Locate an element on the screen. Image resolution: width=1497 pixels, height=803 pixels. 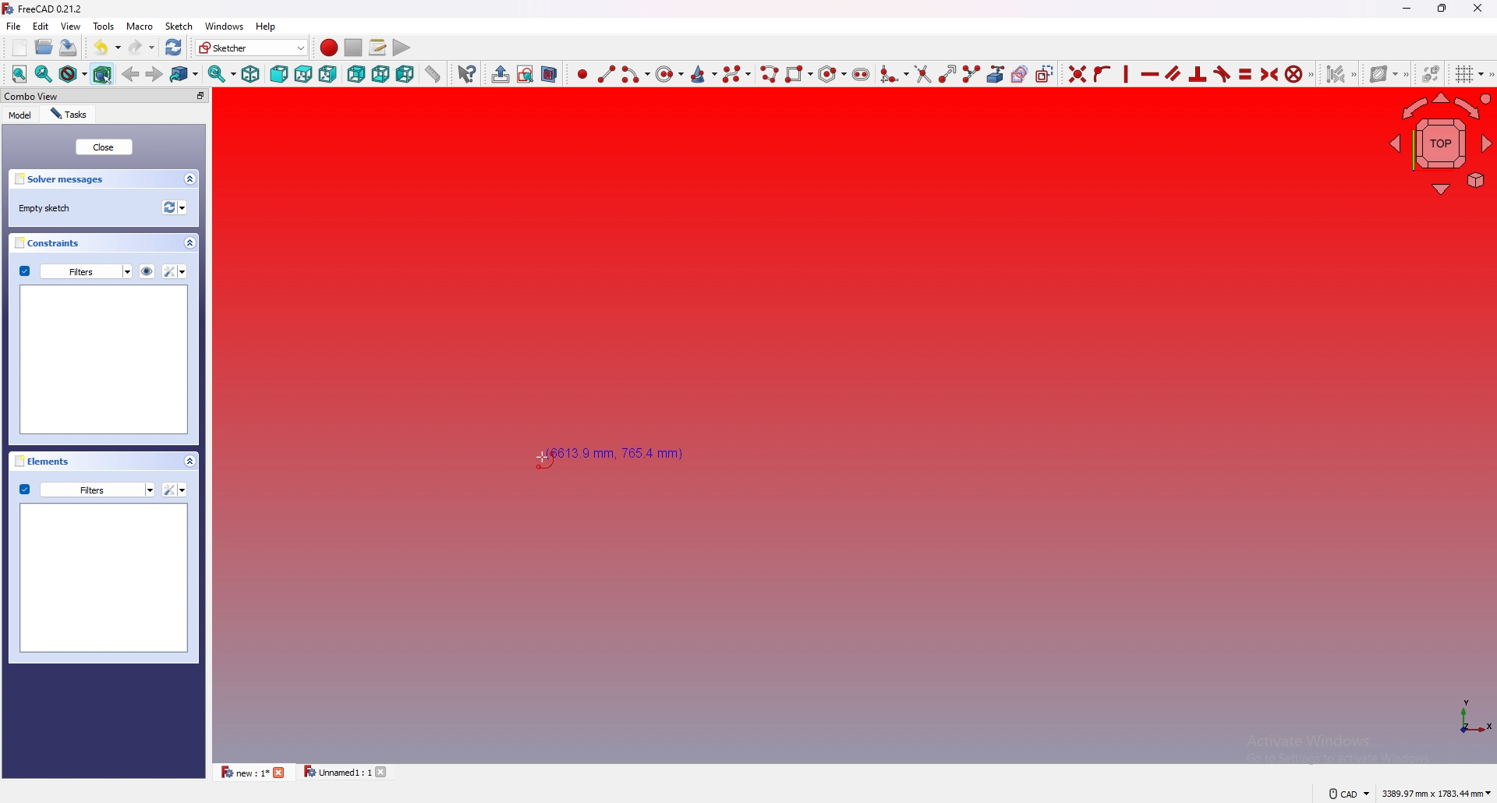
isometric is located at coordinates (251, 74).